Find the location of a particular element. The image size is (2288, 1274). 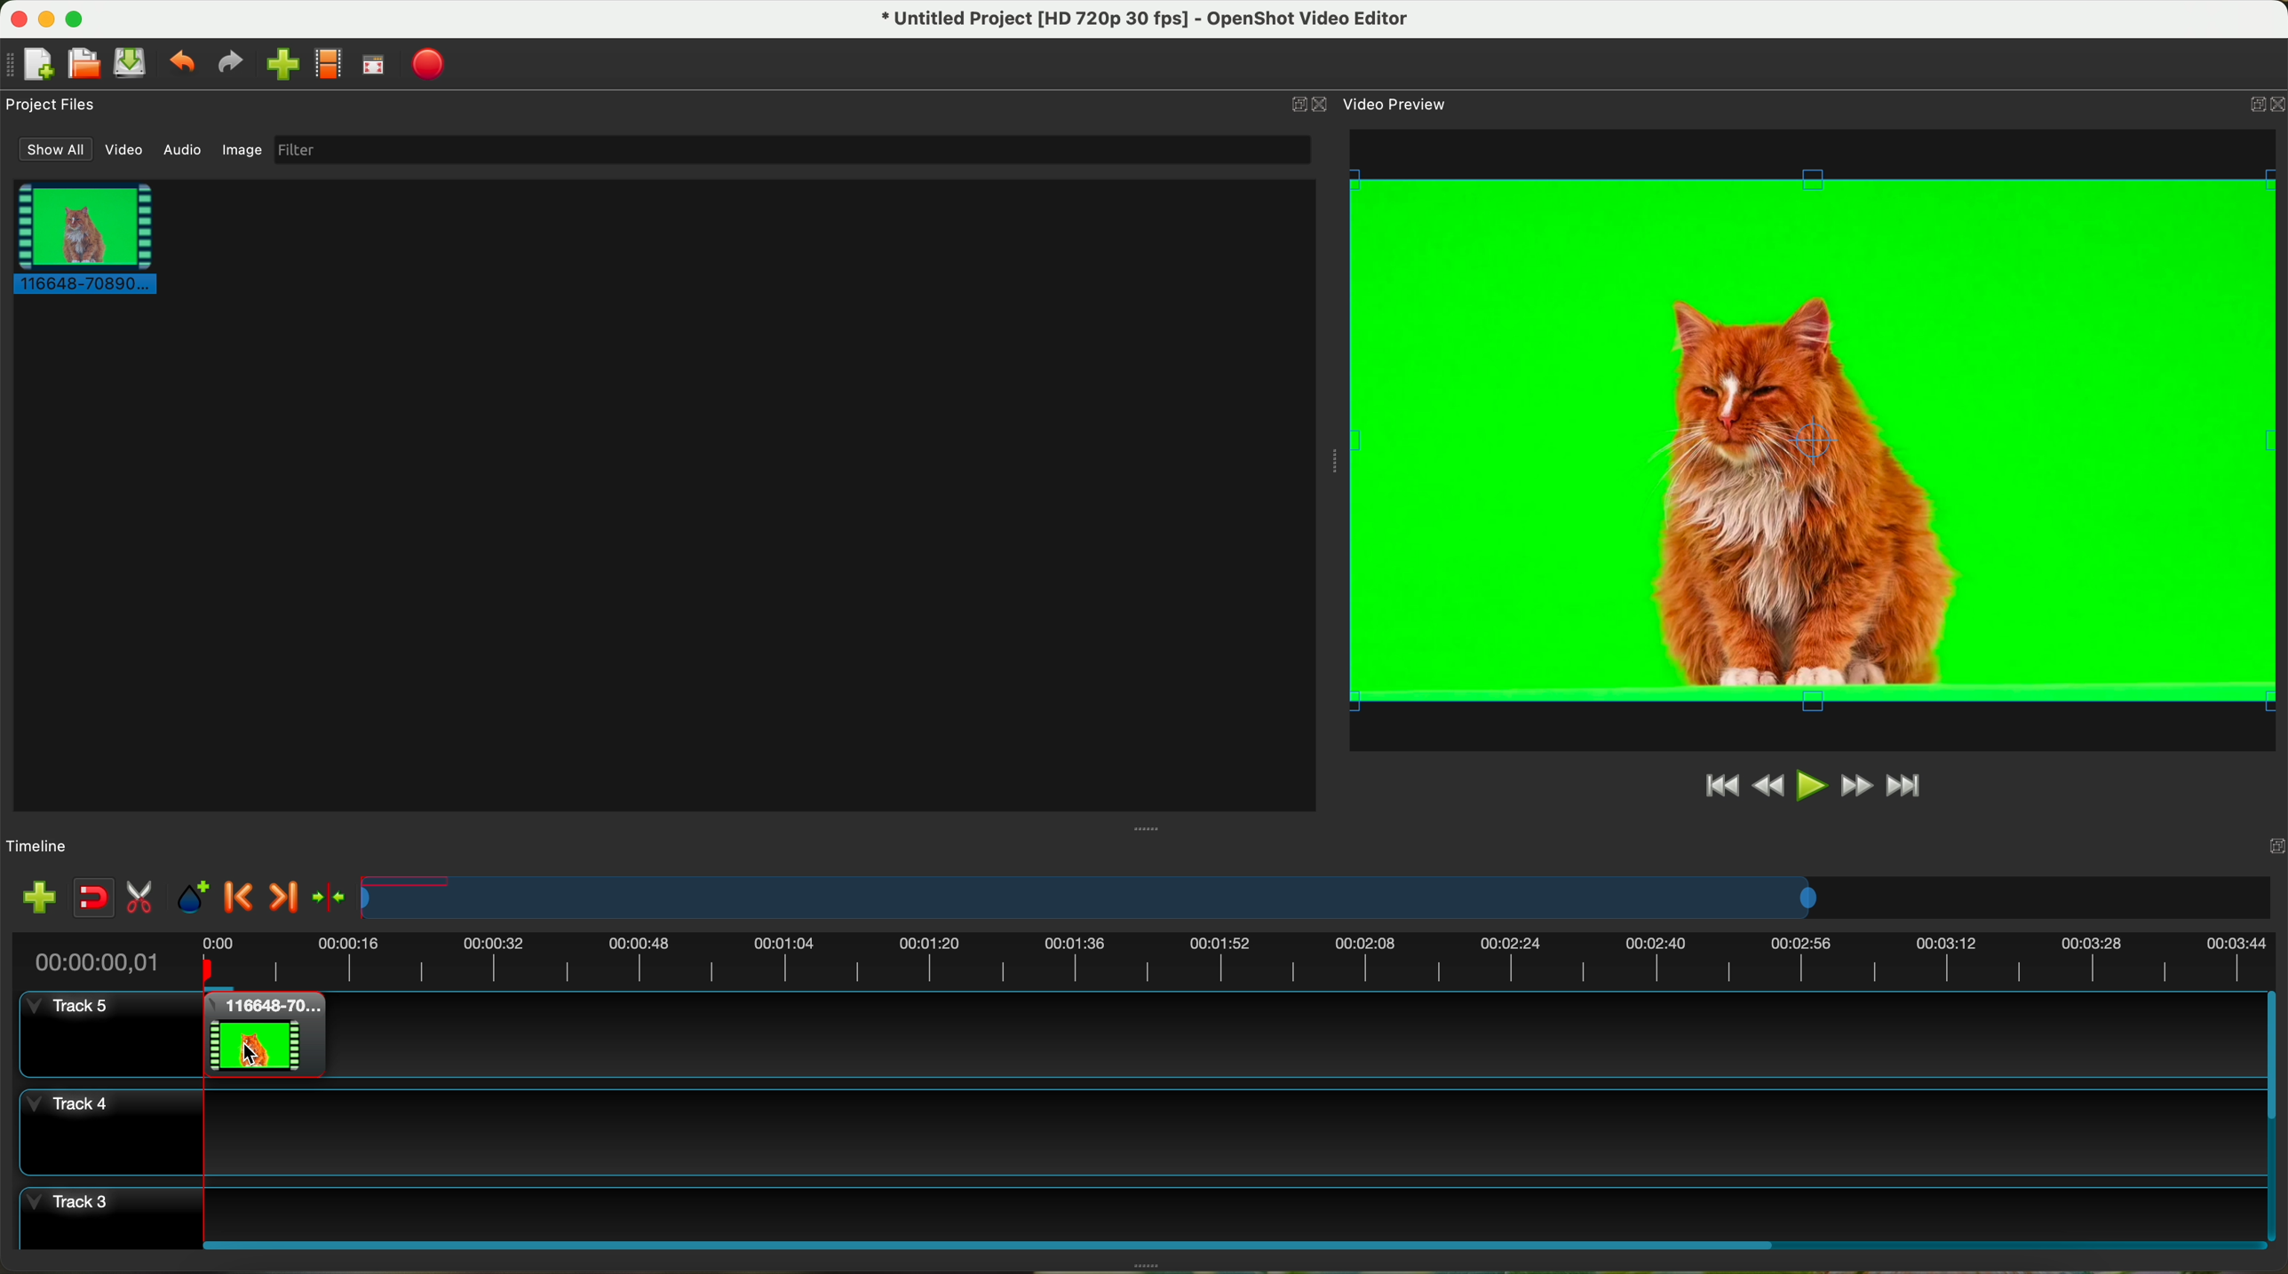

previous marker is located at coordinates (240, 897).